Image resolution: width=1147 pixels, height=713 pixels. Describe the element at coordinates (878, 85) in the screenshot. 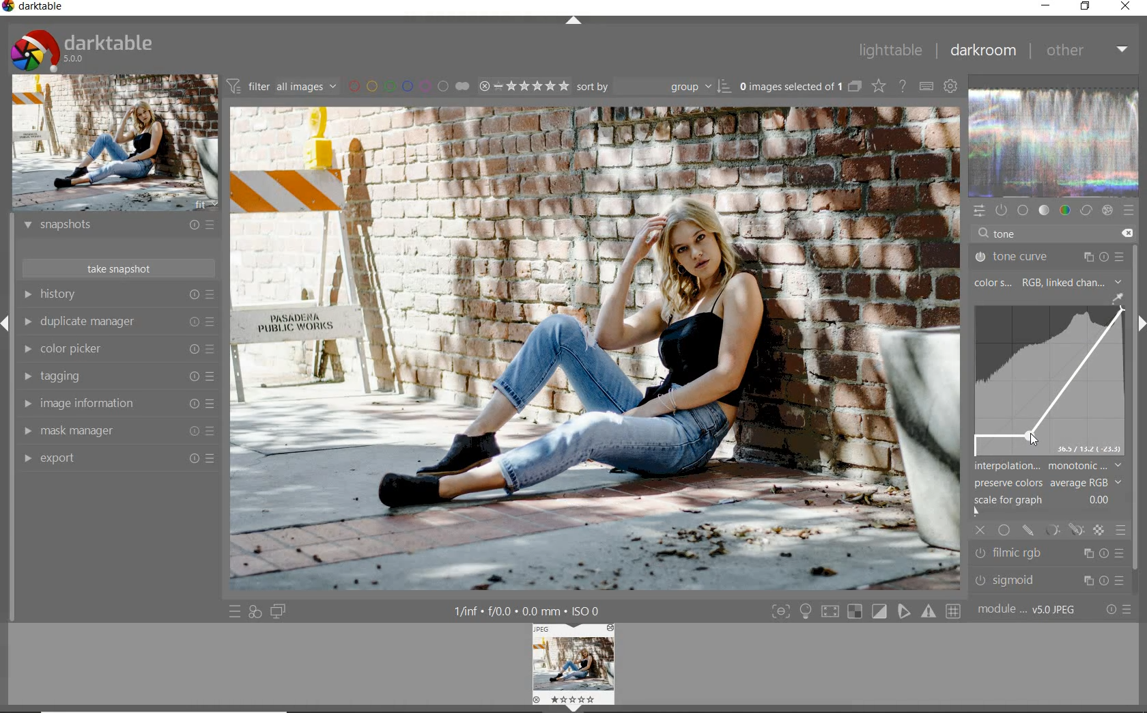

I see `change overlays shown on thumbnails` at that location.